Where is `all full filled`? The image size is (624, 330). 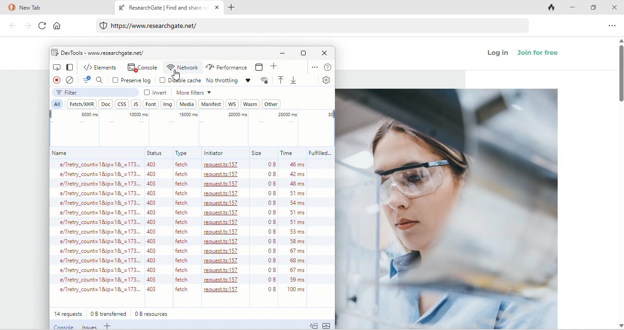 all full filled is located at coordinates (320, 234).